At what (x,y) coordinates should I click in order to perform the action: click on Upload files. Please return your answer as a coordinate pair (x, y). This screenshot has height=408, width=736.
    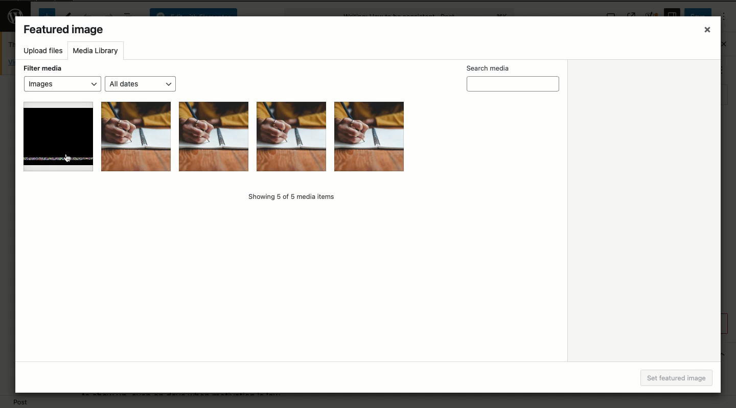
    Looking at the image, I should click on (41, 52).